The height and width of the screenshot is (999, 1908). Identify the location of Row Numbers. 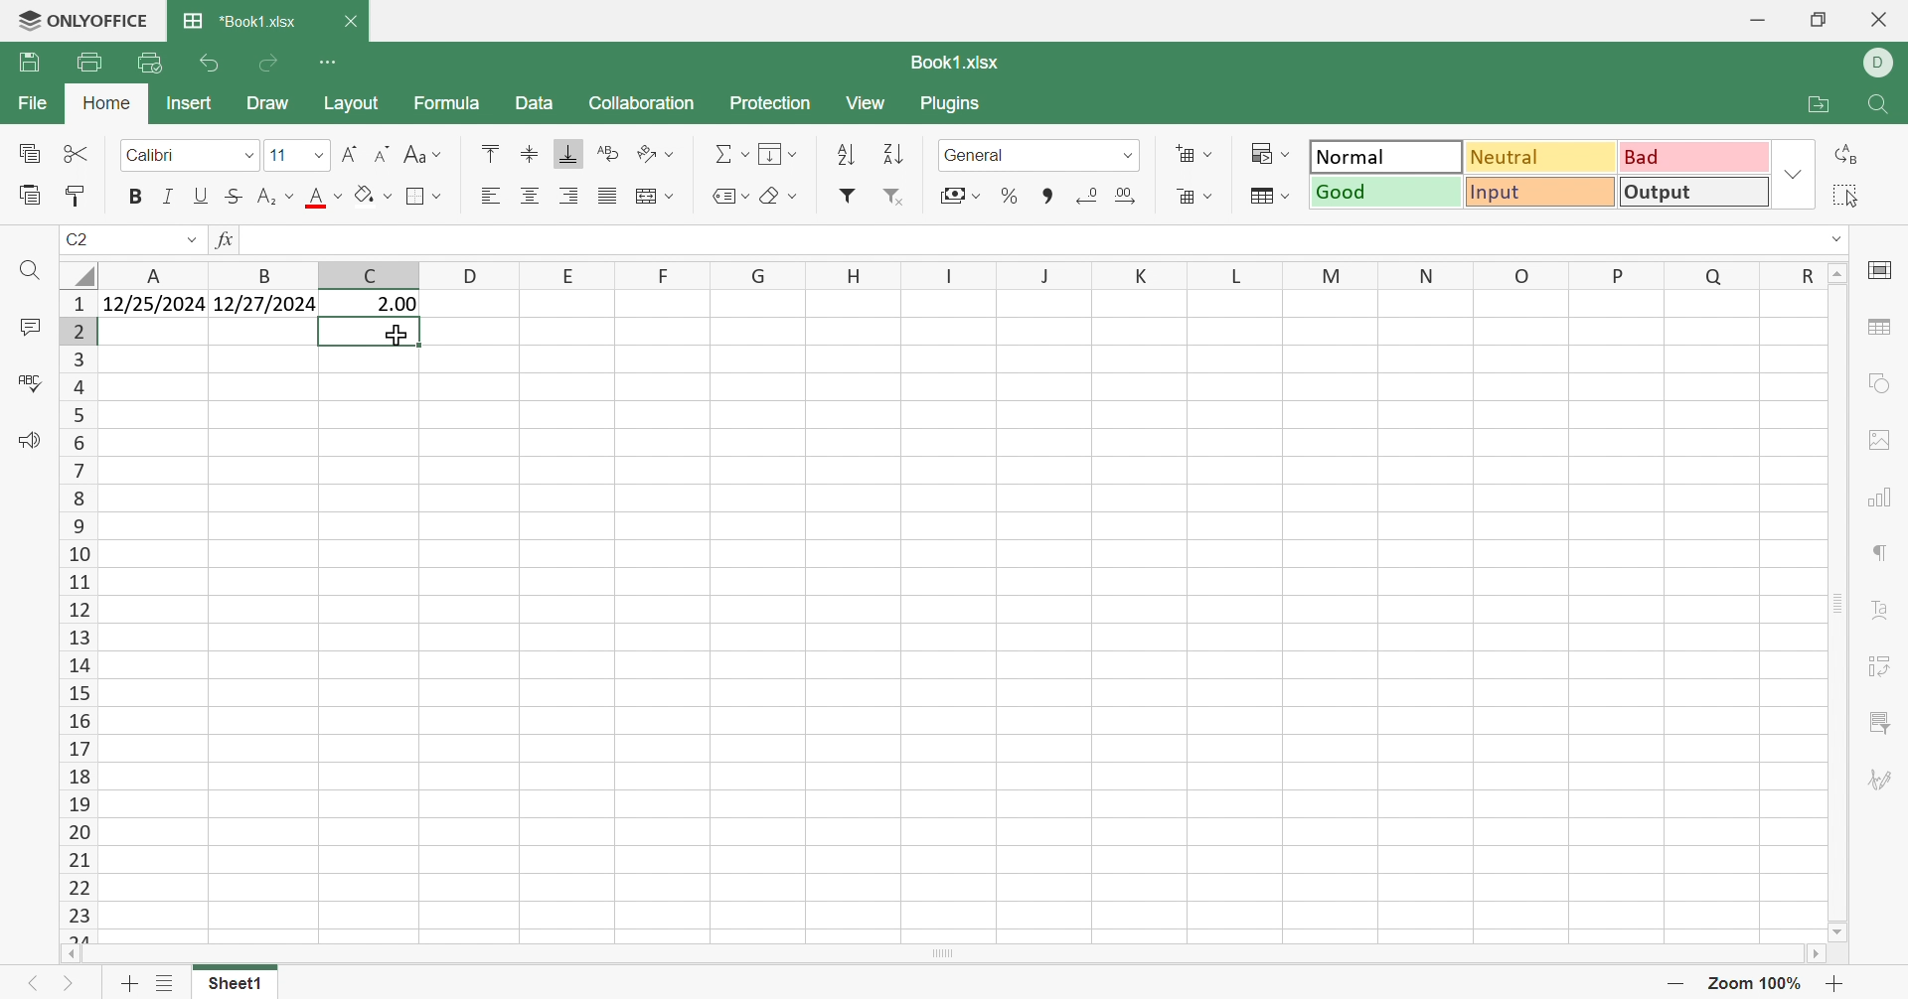
(75, 620).